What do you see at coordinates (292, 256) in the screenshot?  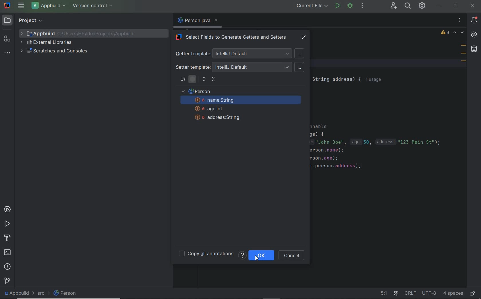 I see `cancel` at bounding box center [292, 256].